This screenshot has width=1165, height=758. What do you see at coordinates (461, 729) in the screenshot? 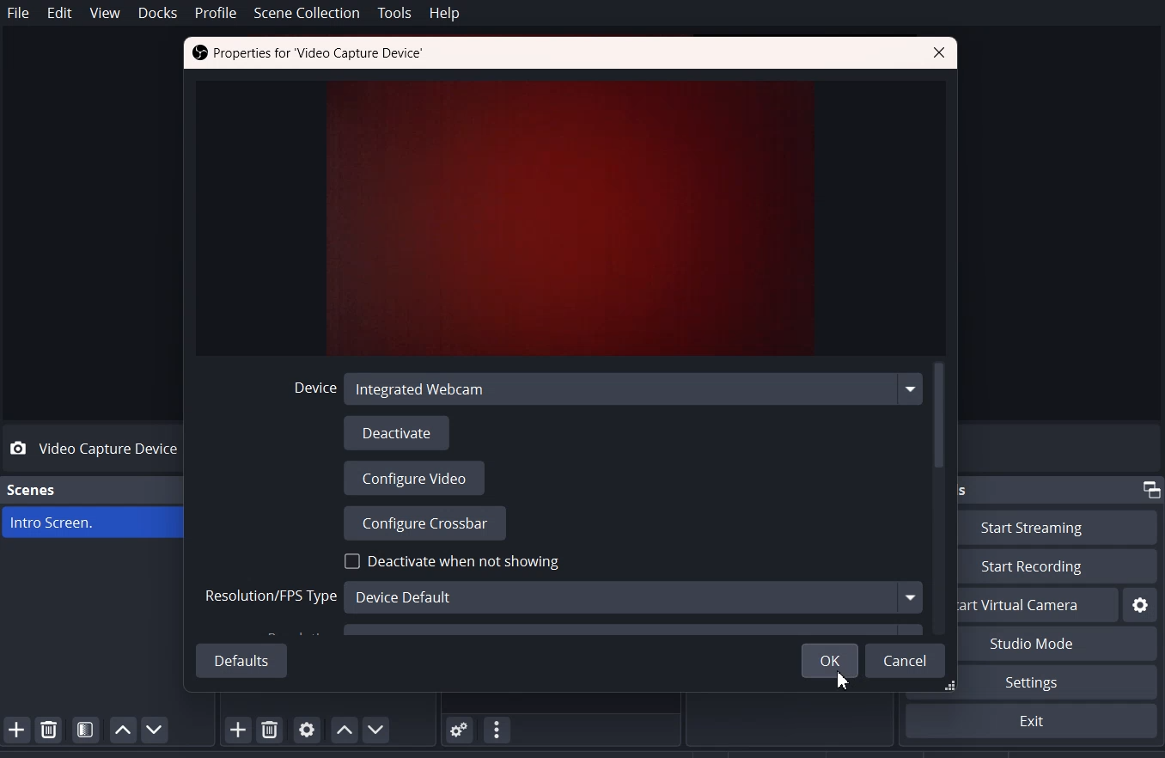
I see `Advance audio properties` at bounding box center [461, 729].